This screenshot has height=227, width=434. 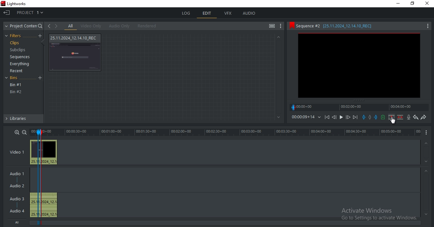 What do you see at coordinates (3, 3) in the screenshot?
I see `Lightworks logo` at bounding box center [3, 3].